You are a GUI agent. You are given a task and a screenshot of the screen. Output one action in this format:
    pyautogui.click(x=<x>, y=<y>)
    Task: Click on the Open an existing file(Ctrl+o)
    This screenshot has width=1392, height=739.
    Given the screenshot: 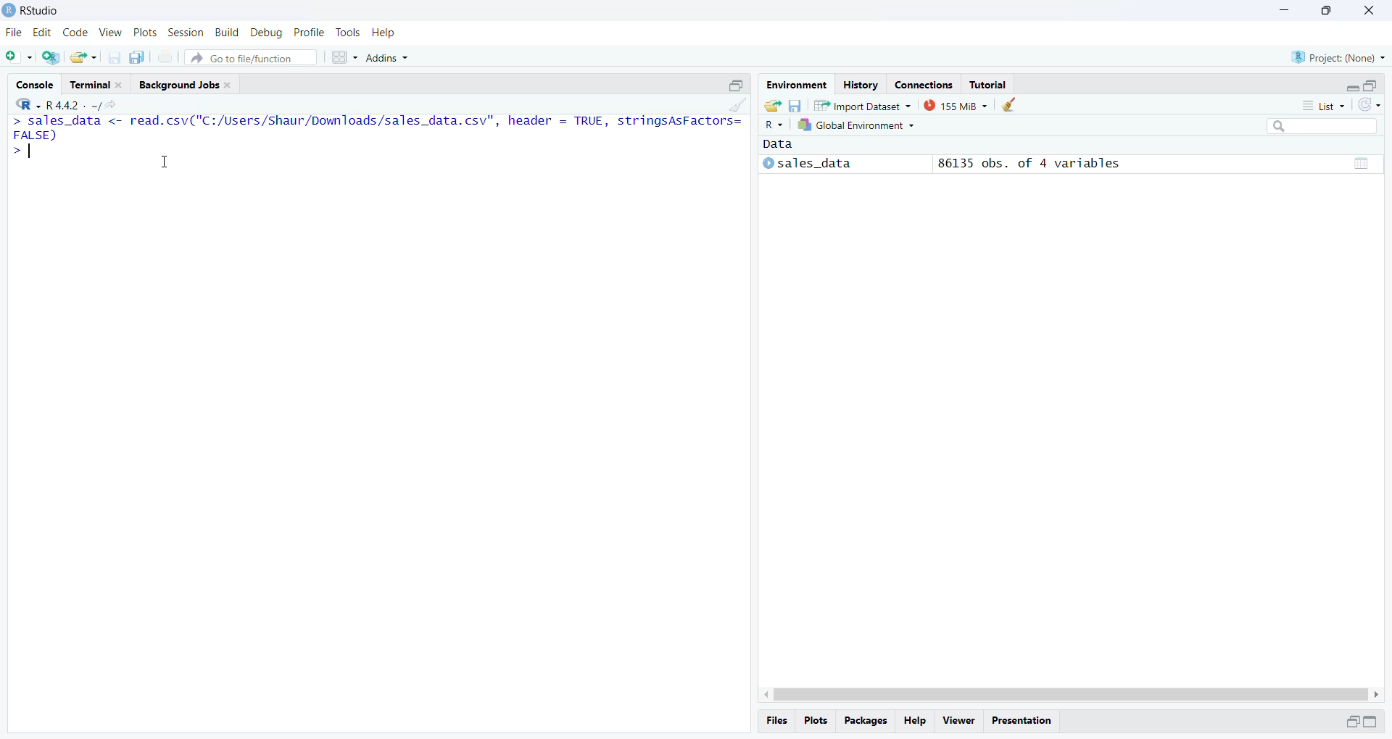 What is the action you would take?
    pyautogui.click(x=86, y=57)
    